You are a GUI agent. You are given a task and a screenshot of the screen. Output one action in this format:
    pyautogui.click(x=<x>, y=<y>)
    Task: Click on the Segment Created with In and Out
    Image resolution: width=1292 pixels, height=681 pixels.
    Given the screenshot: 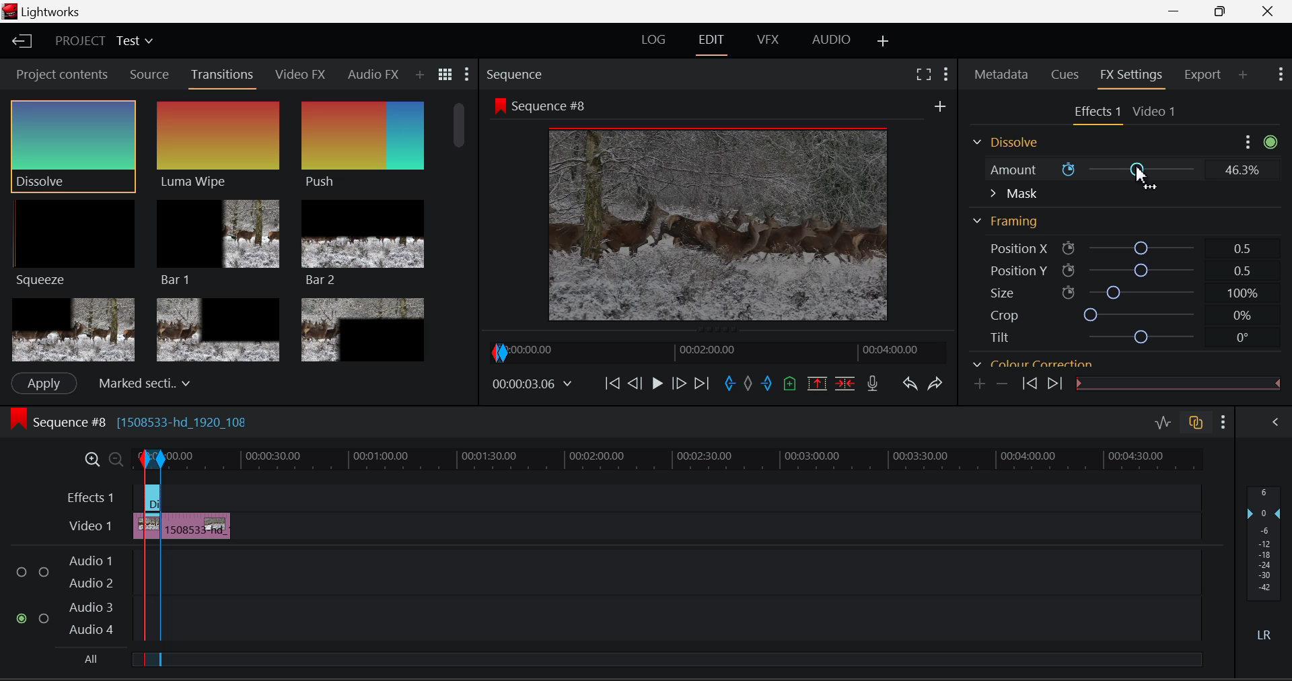 What is the action you would take?
    pyautogui.click(x=149, y=601)
    